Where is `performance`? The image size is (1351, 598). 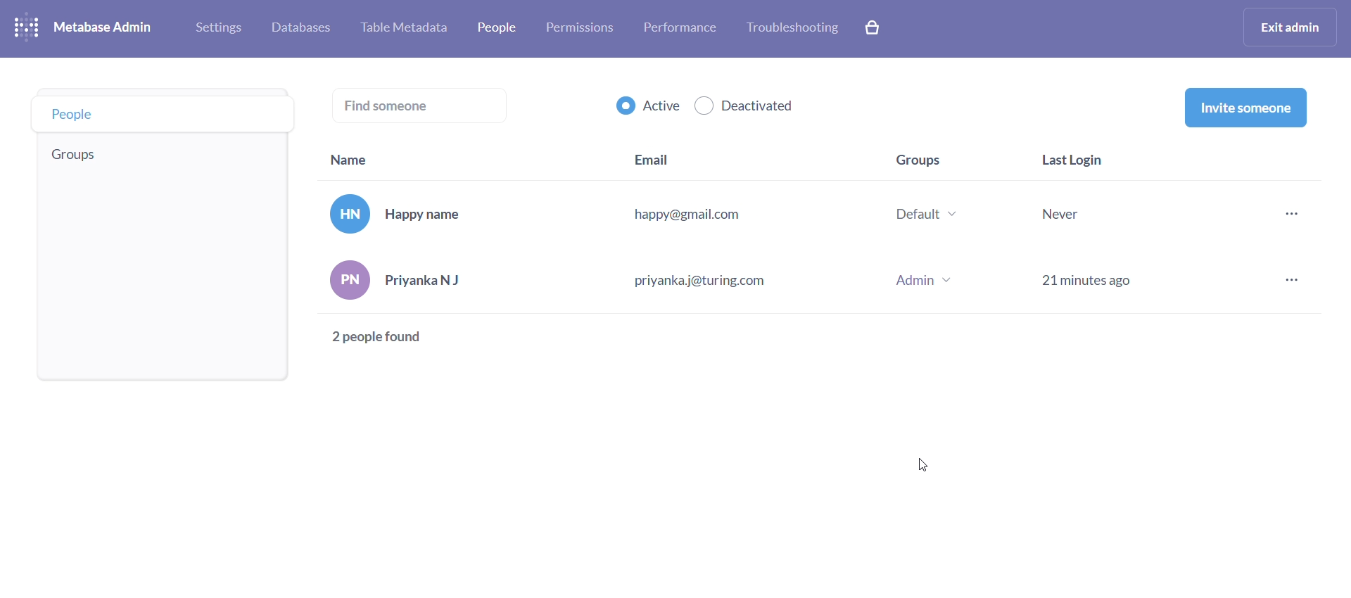
performance is located at coordinates (680, 27).